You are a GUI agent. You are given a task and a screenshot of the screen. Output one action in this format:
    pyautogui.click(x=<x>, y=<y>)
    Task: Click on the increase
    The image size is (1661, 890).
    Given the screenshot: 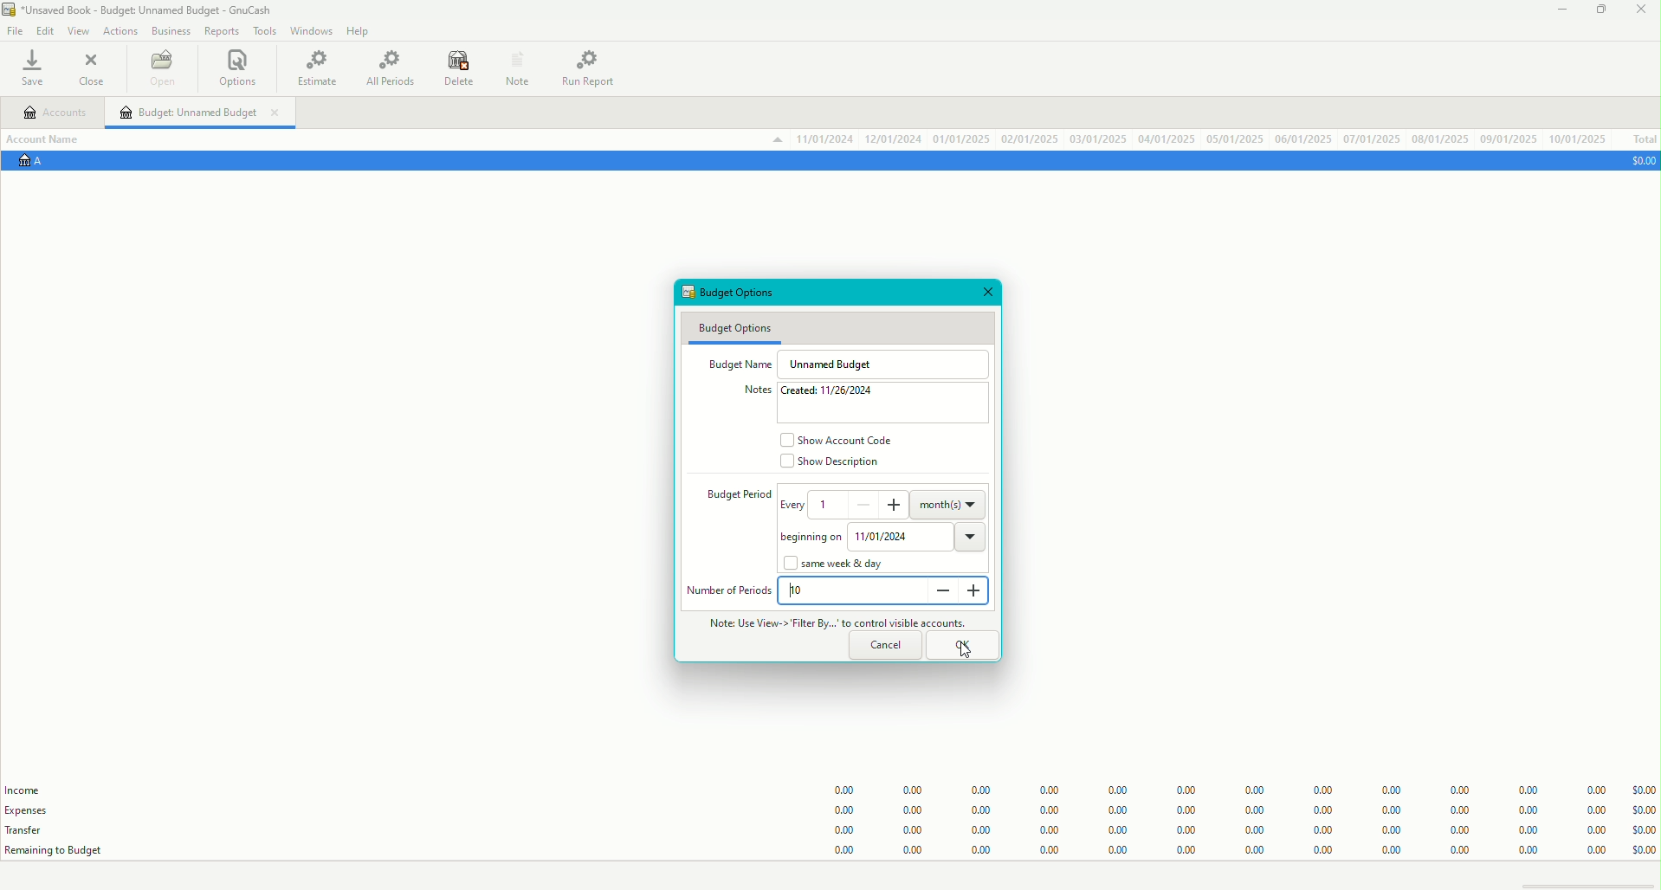 What is the action you would take?
    pyautogui.click(x=896, y=506)
    